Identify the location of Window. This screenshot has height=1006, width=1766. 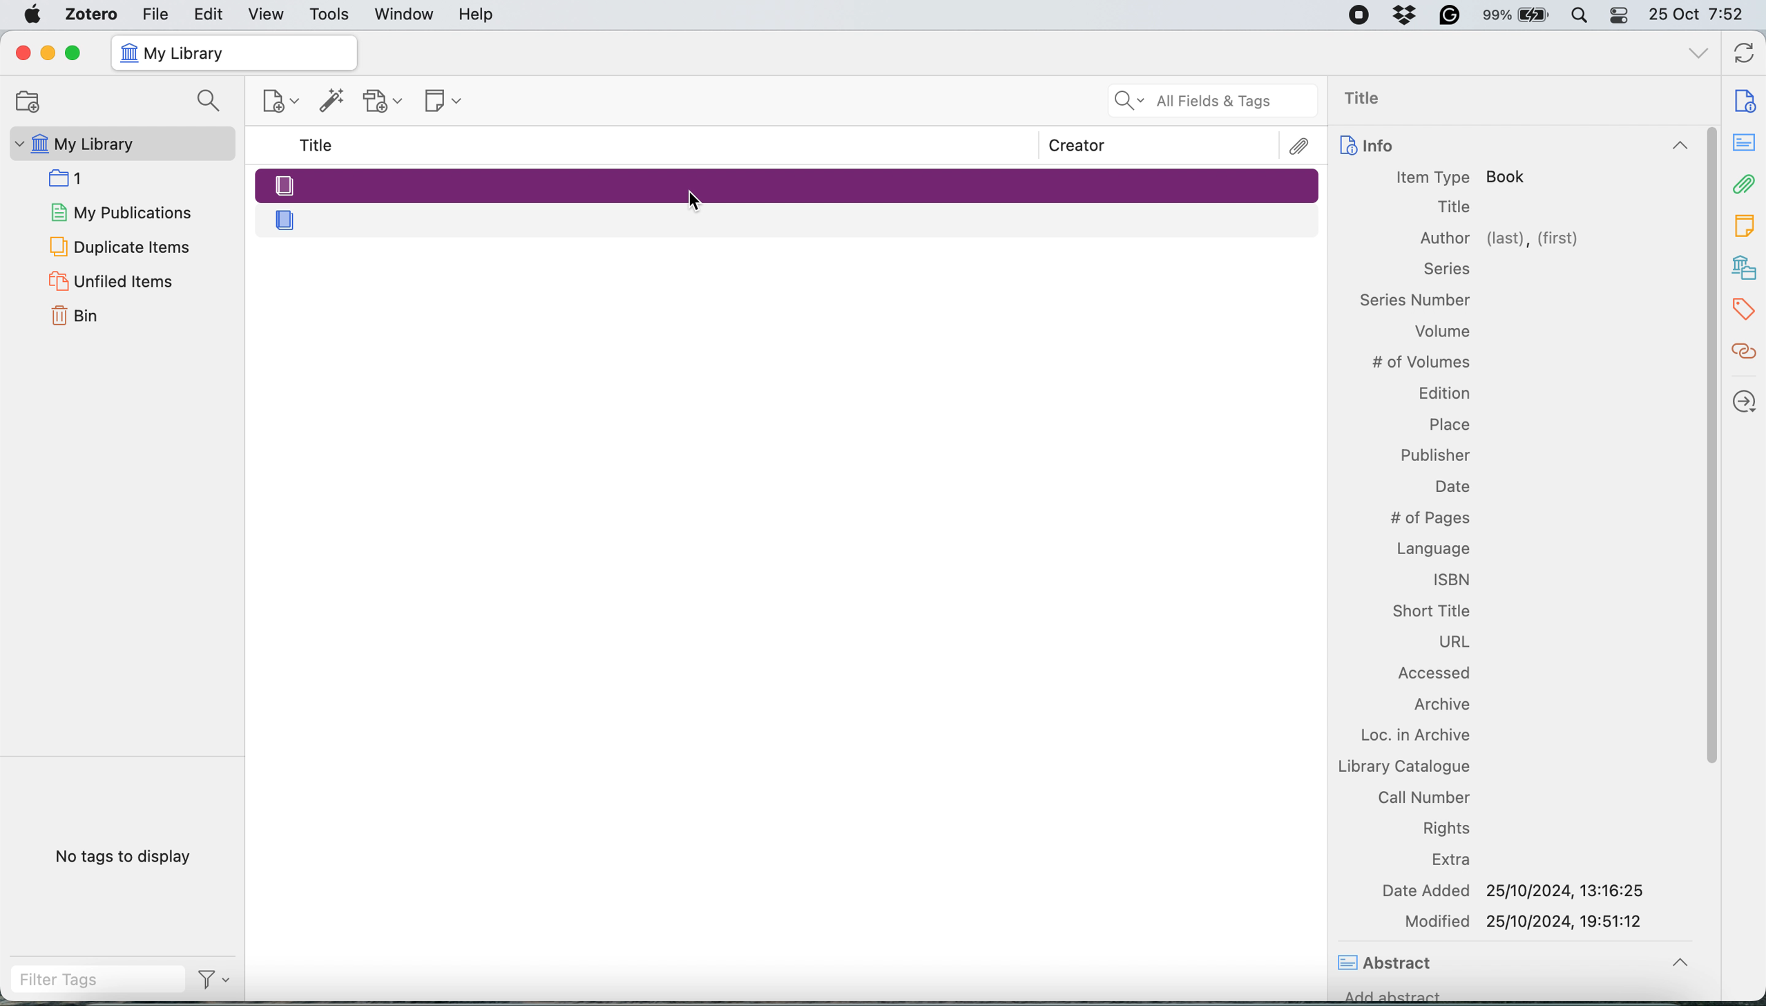
(405, 15).